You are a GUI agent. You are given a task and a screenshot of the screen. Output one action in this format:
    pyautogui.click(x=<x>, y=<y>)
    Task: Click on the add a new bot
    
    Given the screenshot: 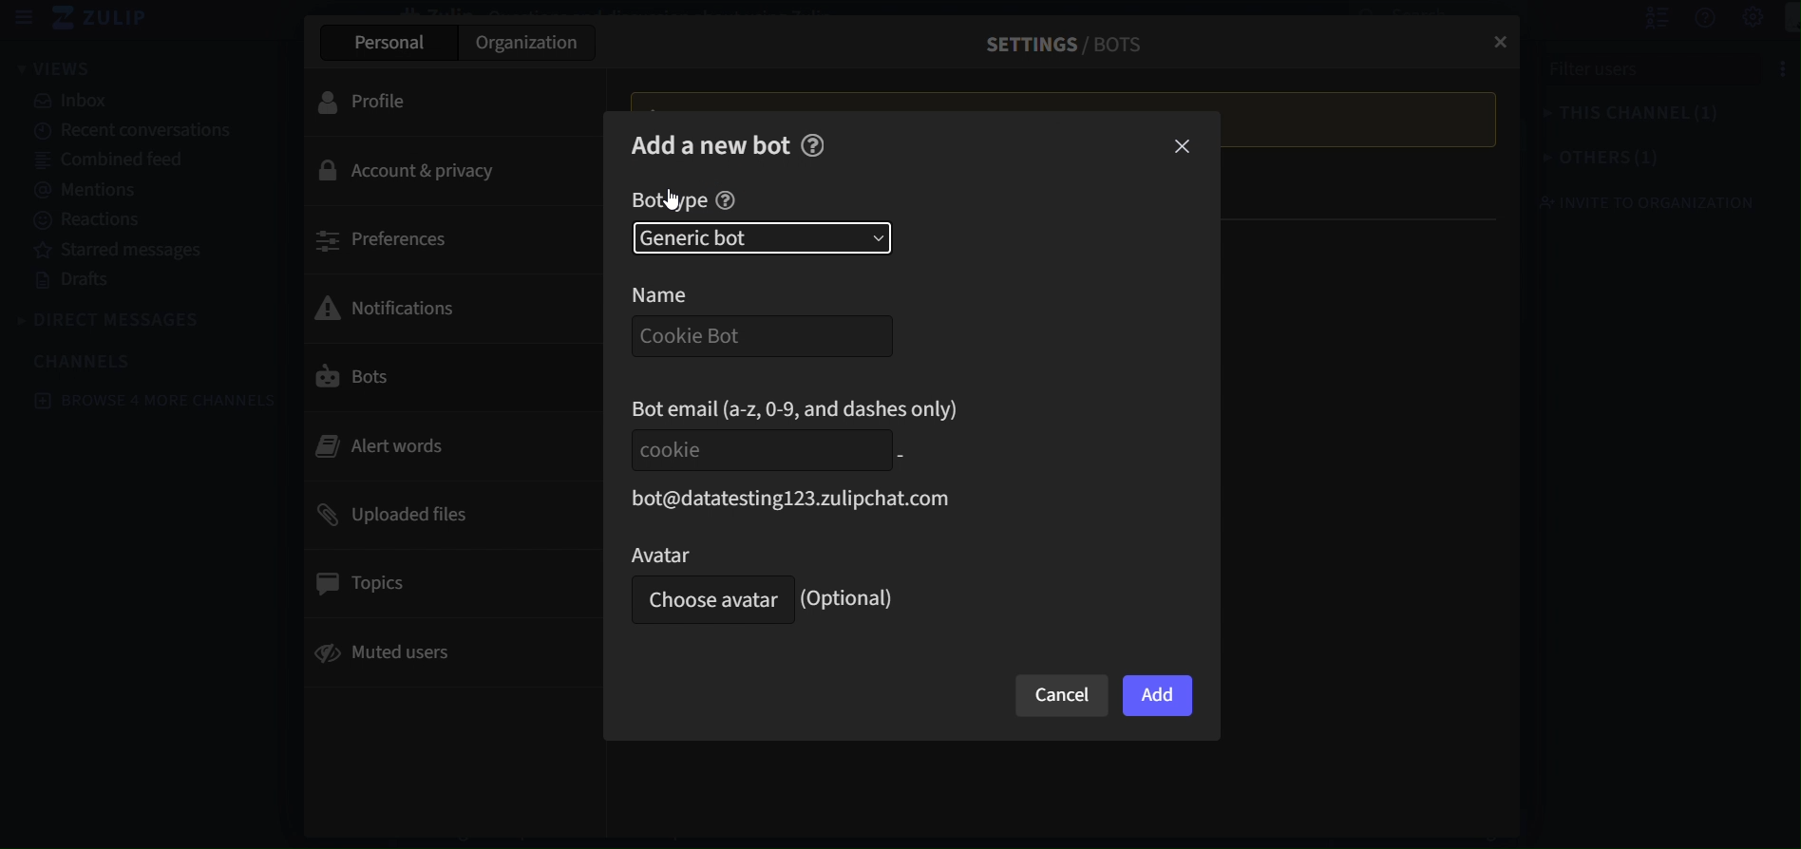 What is the action you would take?
    pyautogui.click(x=711, y=143)
    